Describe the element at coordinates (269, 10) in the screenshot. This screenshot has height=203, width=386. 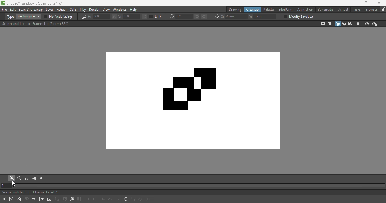
I see `Palette` at that location.